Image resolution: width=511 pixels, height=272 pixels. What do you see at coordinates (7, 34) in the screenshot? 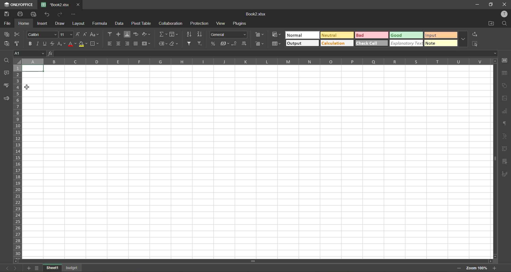
I see `copy` at bounding box center [7, 34].